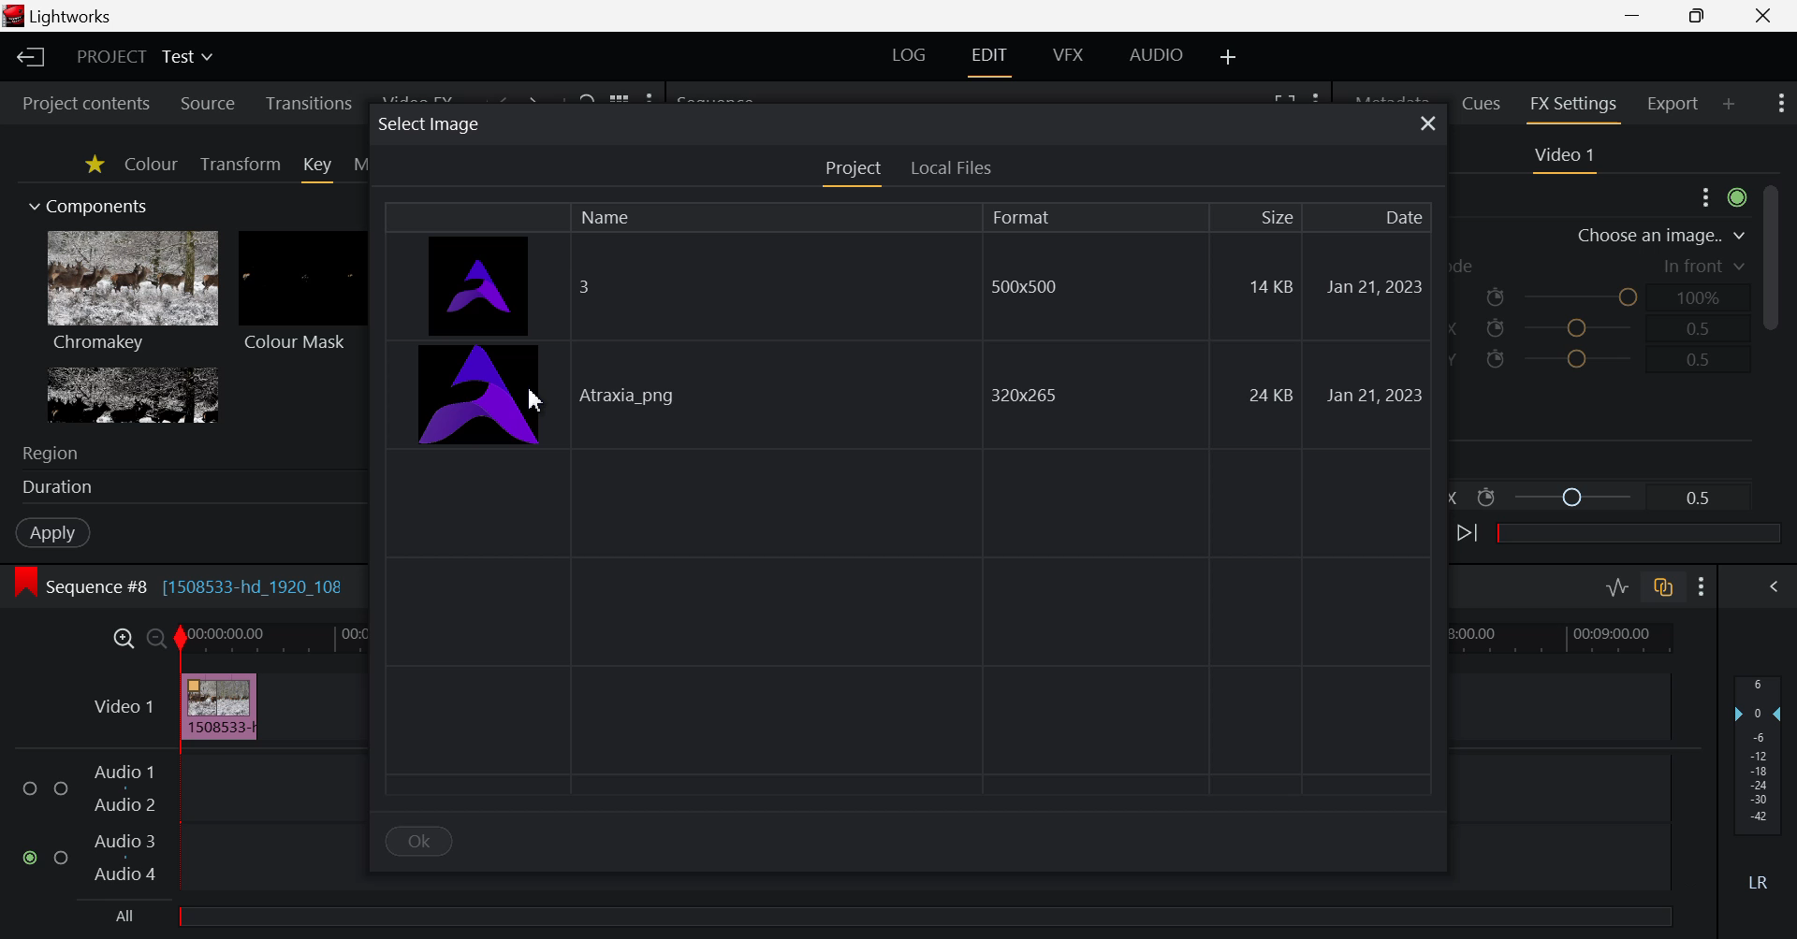  Describe the element at coordinates (631, 397) in the screenshot. I see `Atraxia_png` at that location.